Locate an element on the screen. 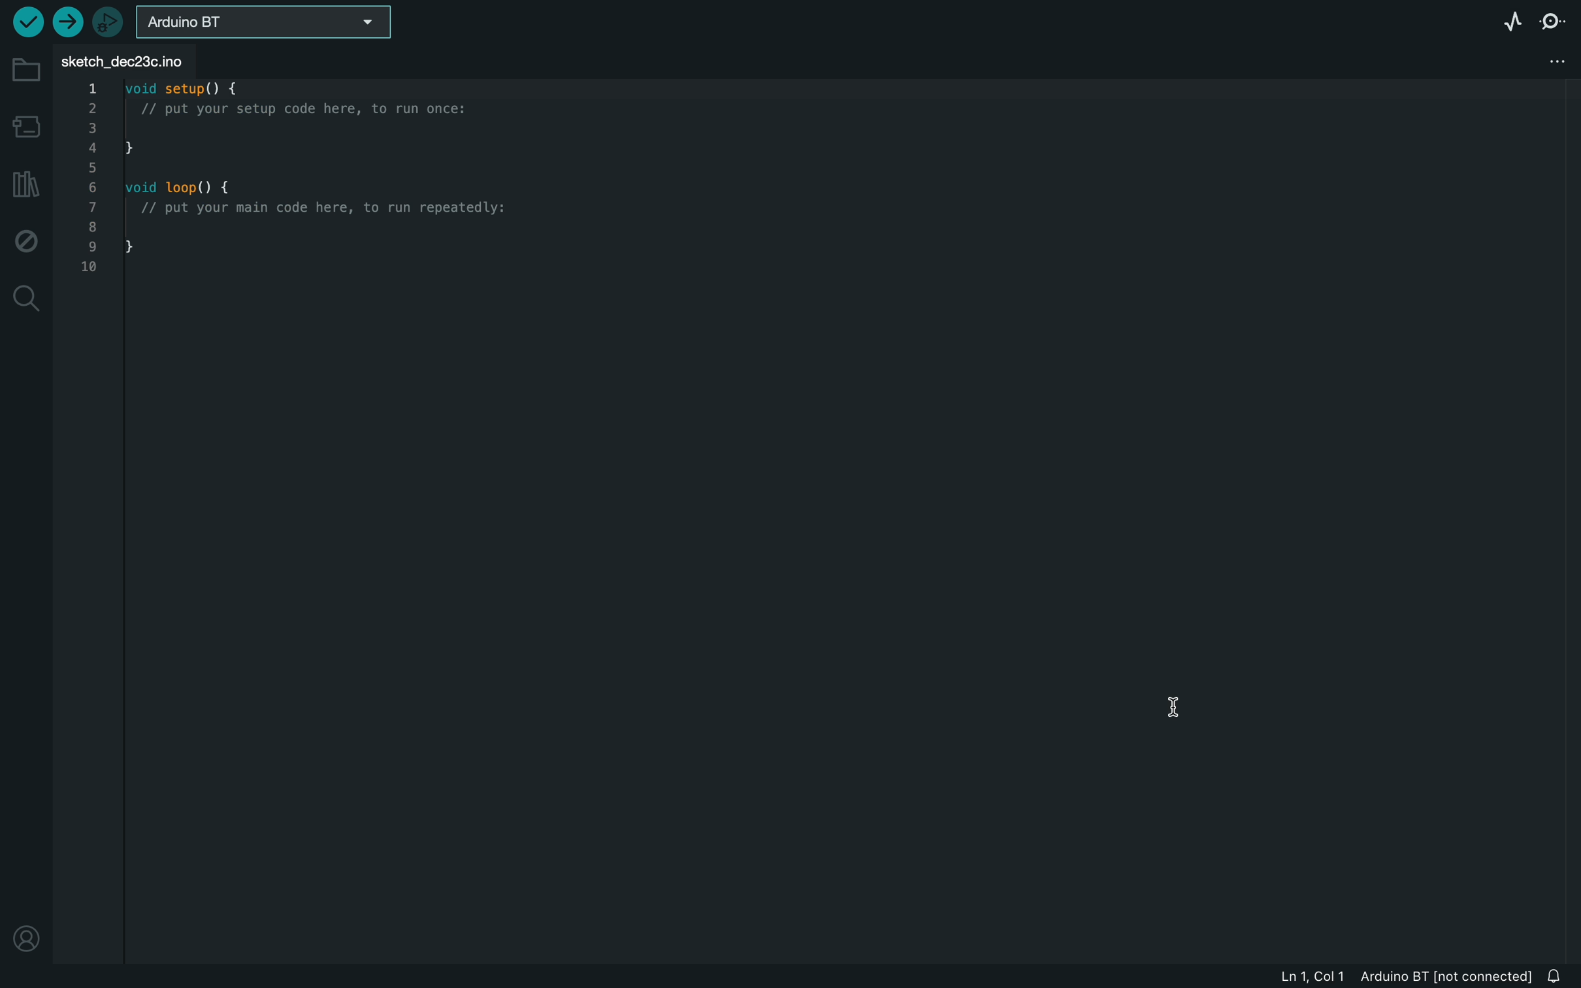  debugger is located at coordinates (27, 240).